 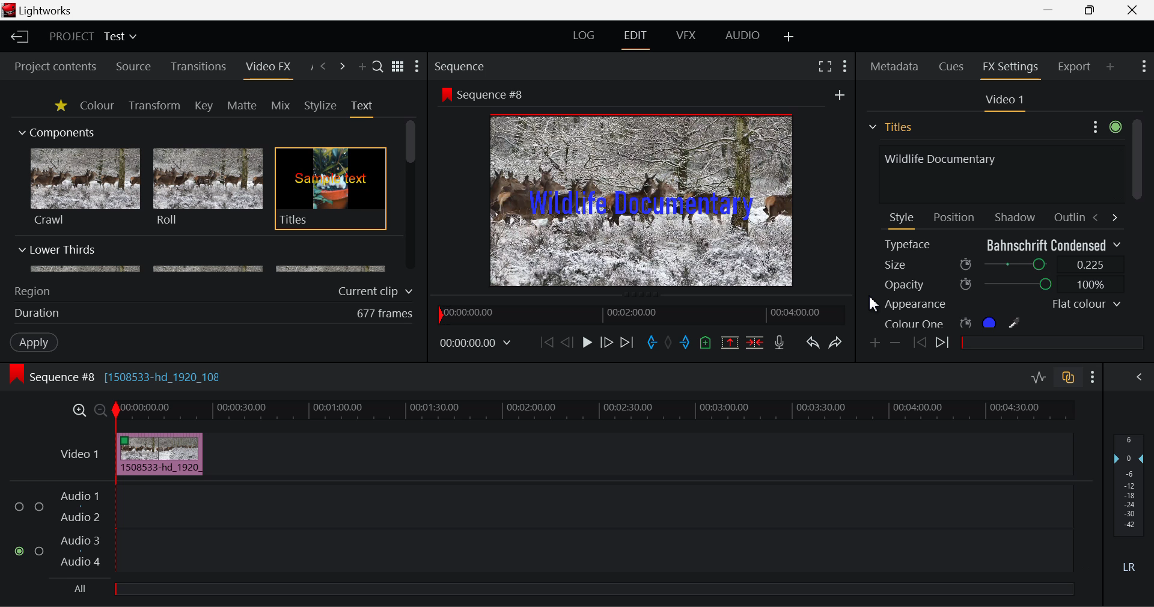 What do you see at coordinates (32, 291) in the screenshot?
I see `Region` at bounding box center [32, 291].